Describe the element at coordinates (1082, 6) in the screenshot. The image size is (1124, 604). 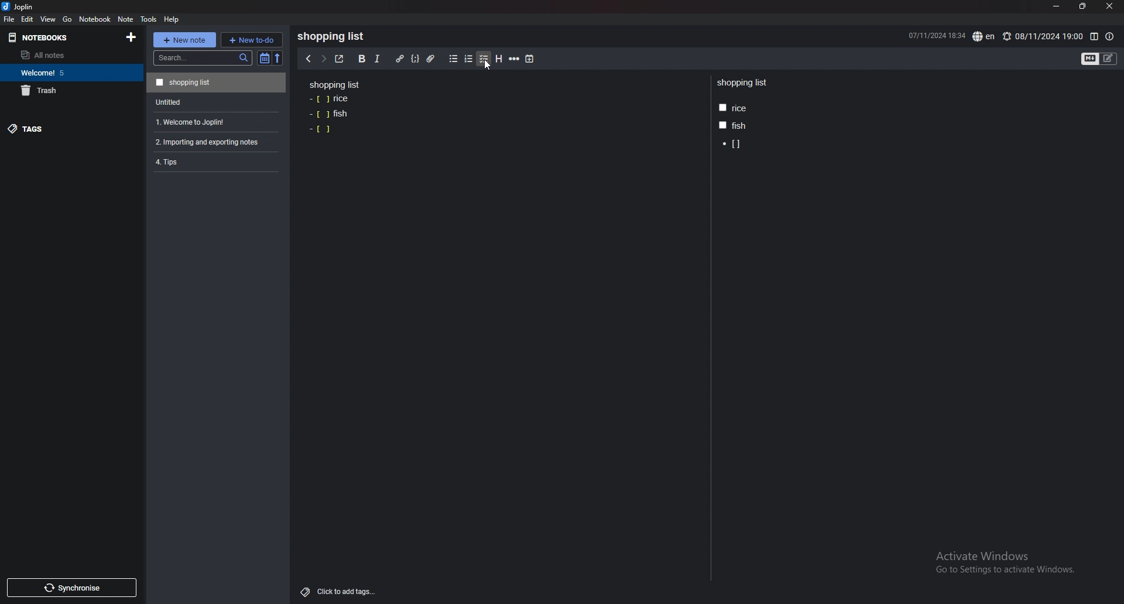
I see `resize` at that location.